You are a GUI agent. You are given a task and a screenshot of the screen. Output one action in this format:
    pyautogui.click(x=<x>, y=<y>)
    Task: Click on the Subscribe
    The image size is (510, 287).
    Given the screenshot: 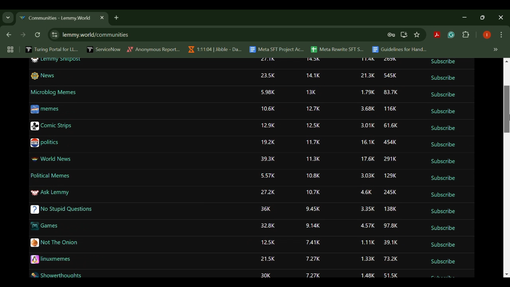 What is the action you would take?
    pyautogui.click(x=442, y=211)
    